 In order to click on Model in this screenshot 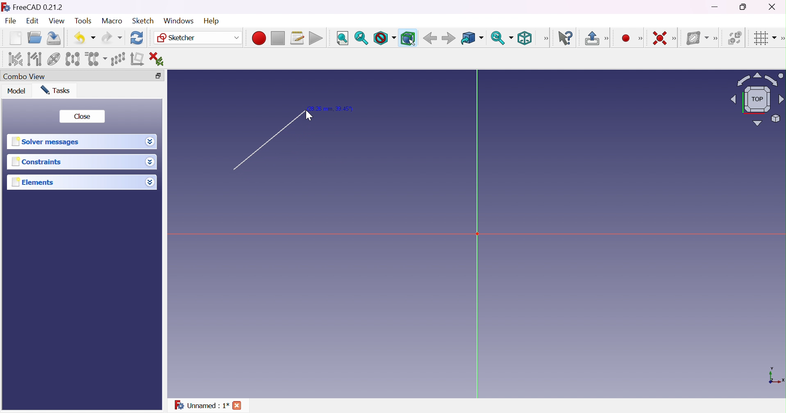, I will do `click(17, 91)`.